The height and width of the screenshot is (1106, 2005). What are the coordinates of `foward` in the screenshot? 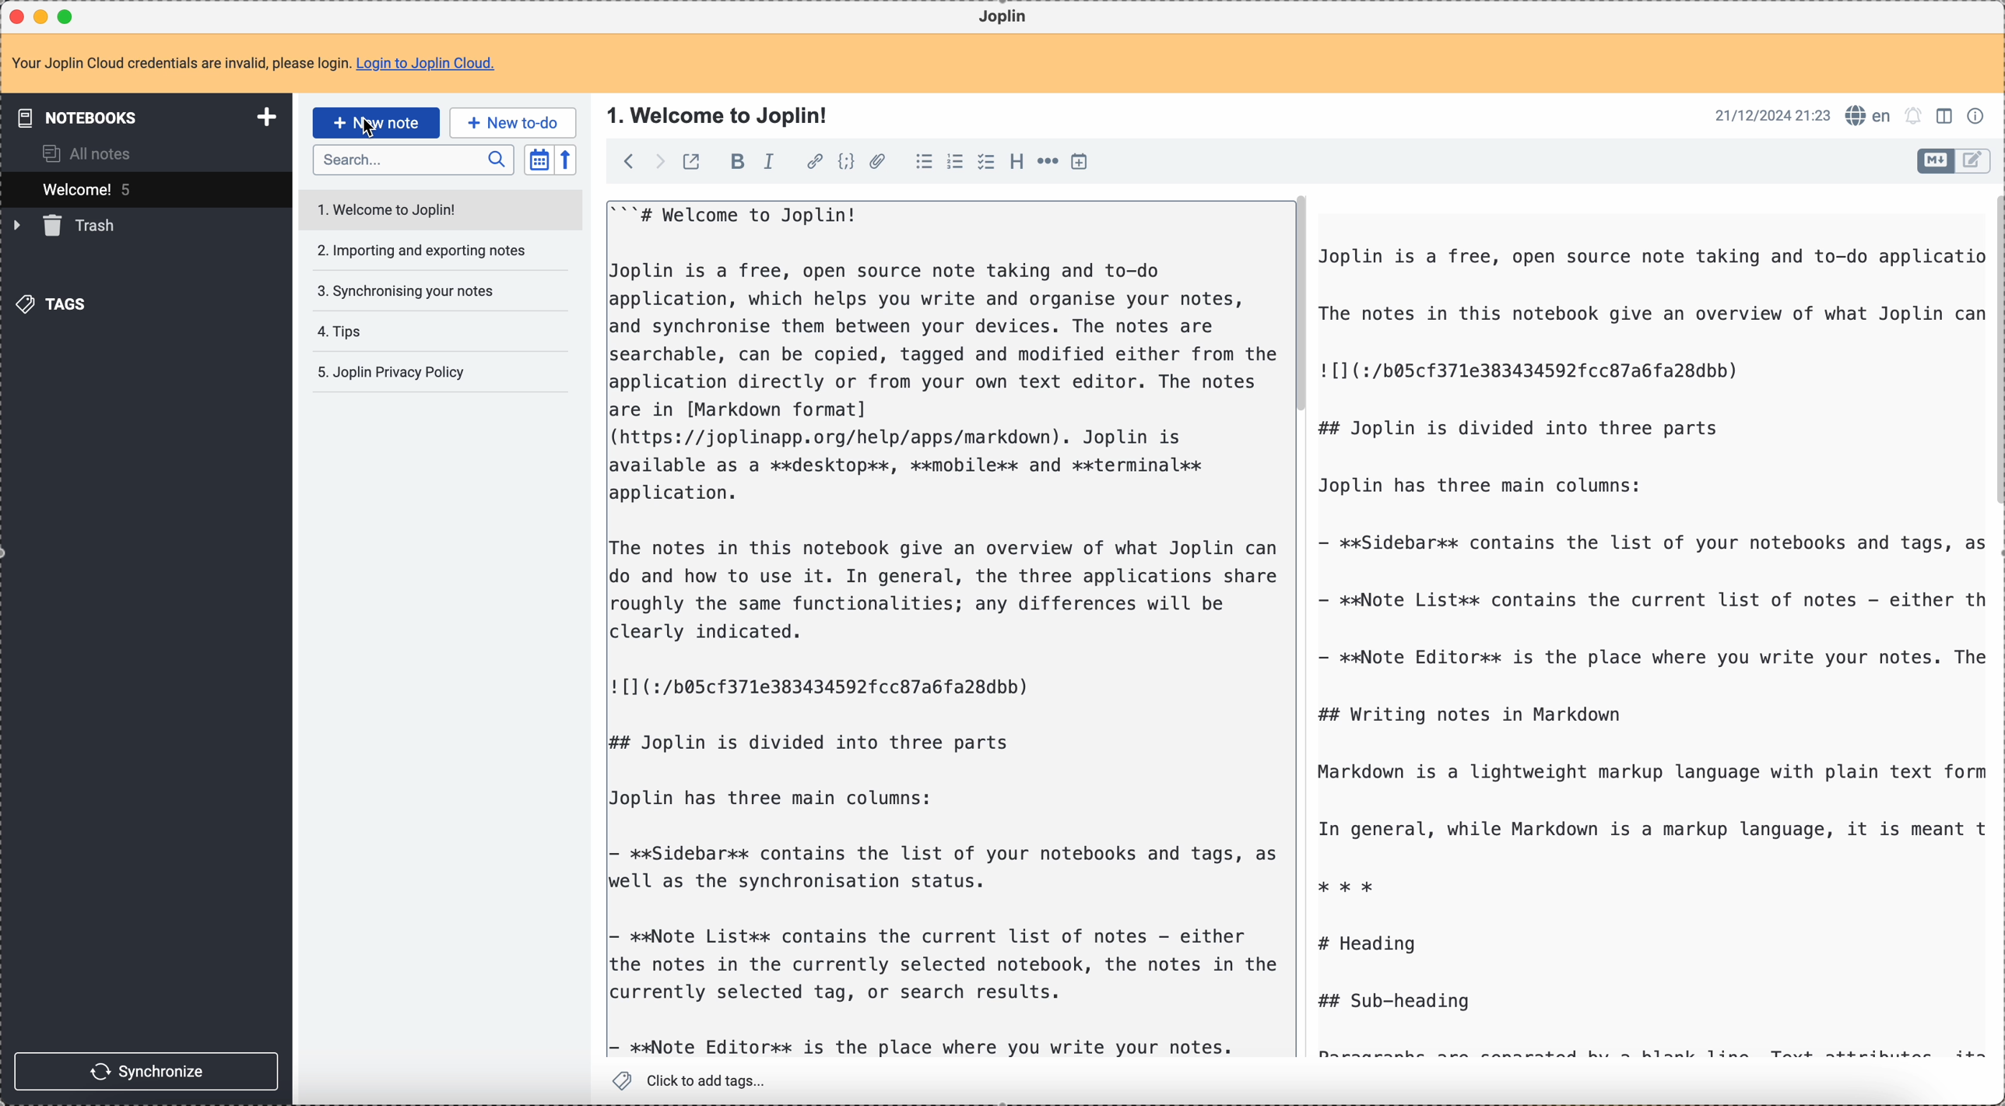 It's located at (658, 161).